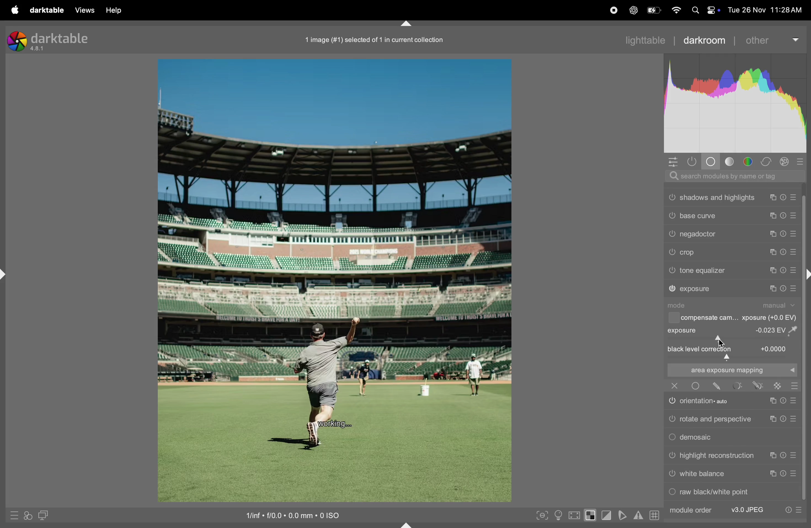 Image resolution: width=811 pixels, height=528 pixels. Describe the element at coordinates (632, 11) in the screenshot. I see `chatgpt` at that location.